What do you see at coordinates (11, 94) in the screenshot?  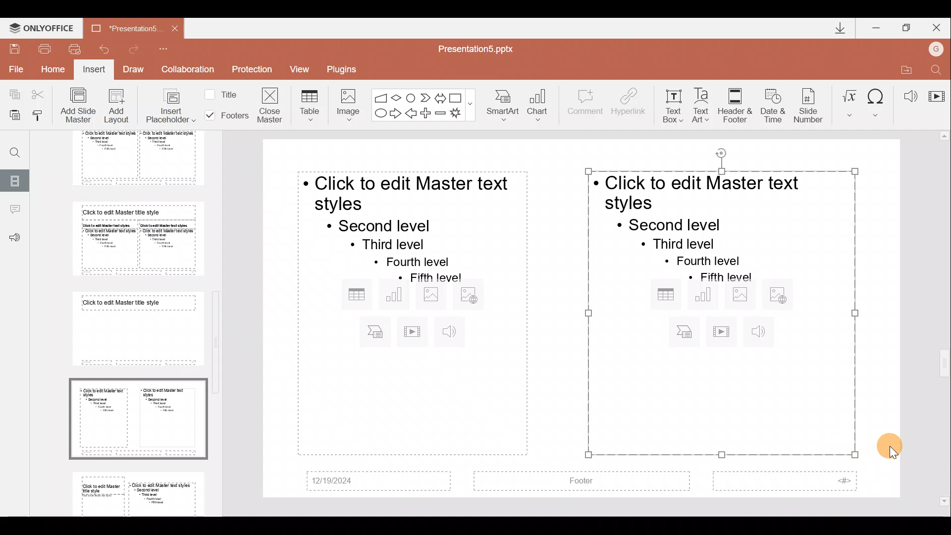 I see `Copy` at bounding box center [11, 94].